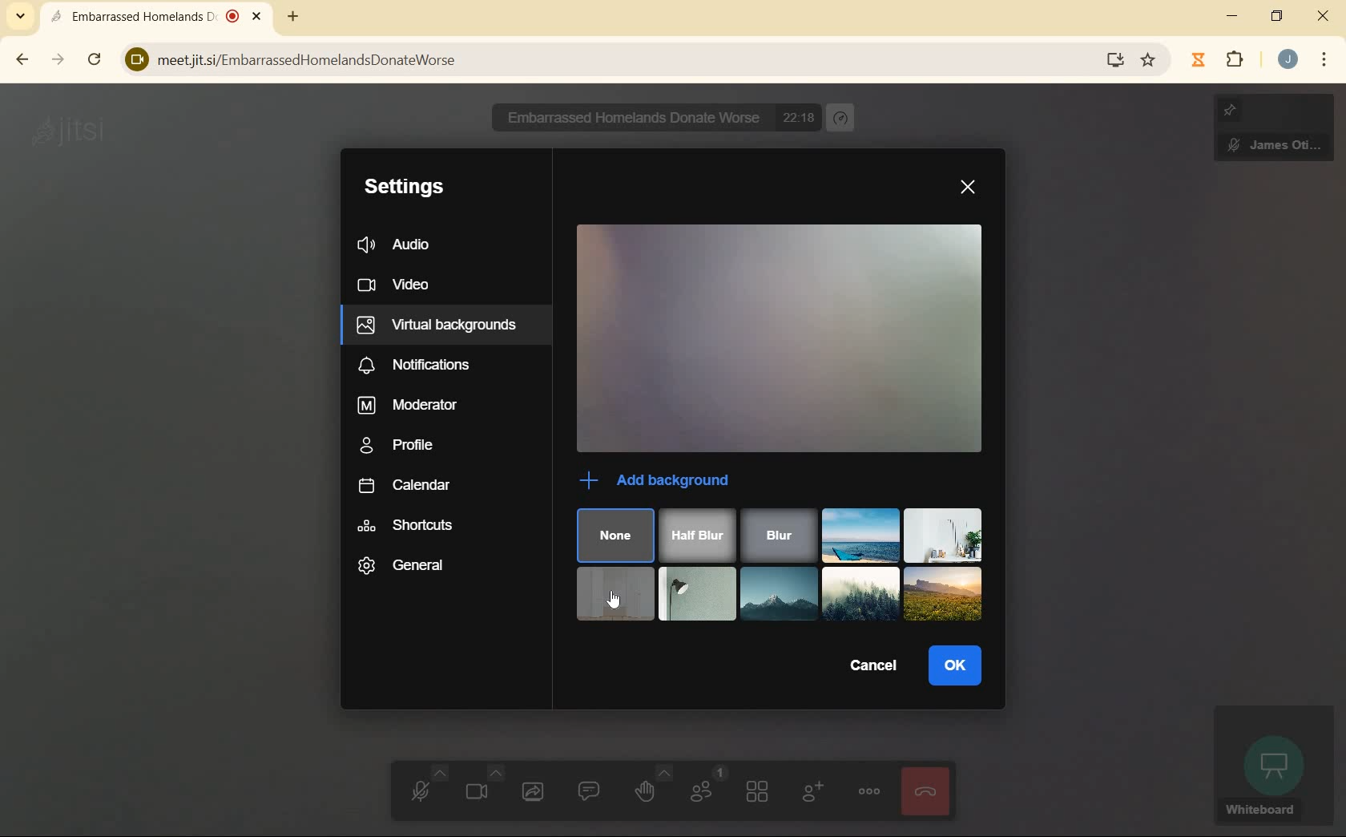 This screenshot has height=837, width=1346. I want to click on jitsi, so click(69, 139).